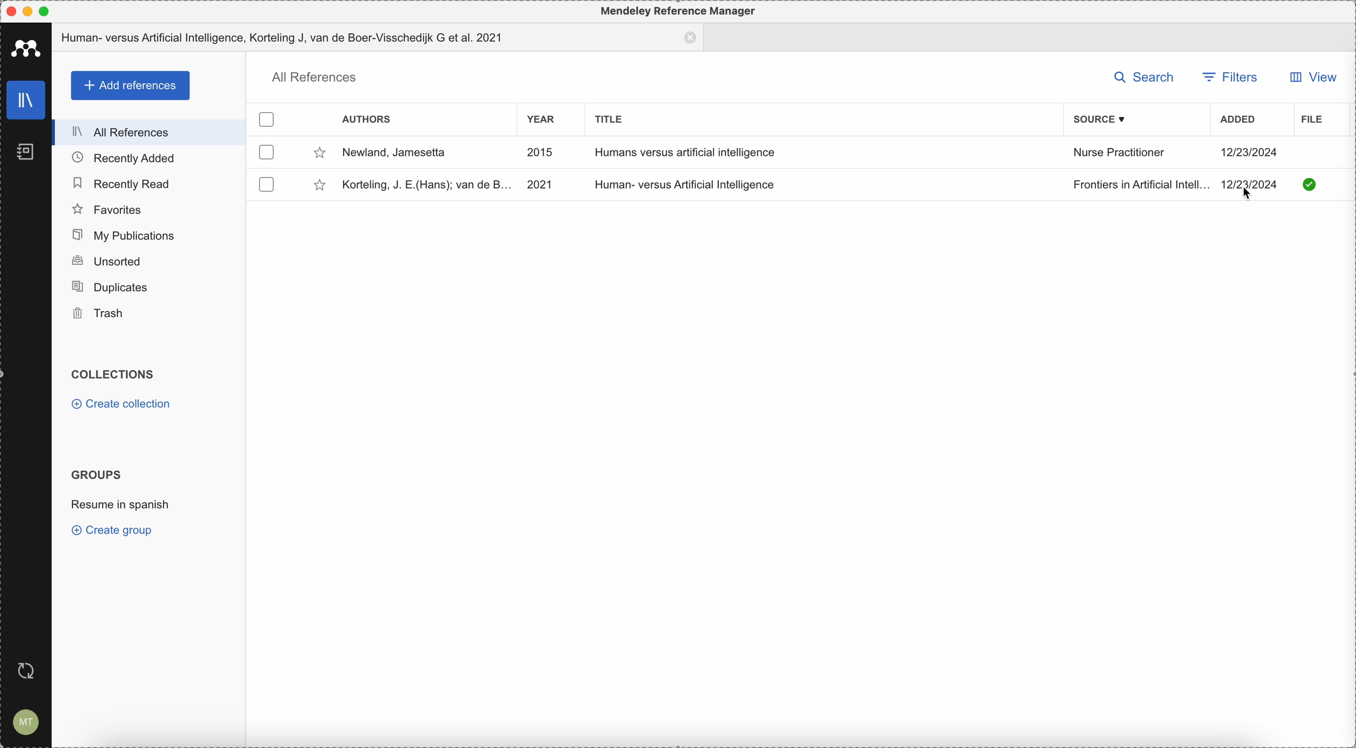 The image size is (1356, 748). Describe the element at coordinates (54, 12) in the screenshot. I see `maximize Mendeley` at that location.